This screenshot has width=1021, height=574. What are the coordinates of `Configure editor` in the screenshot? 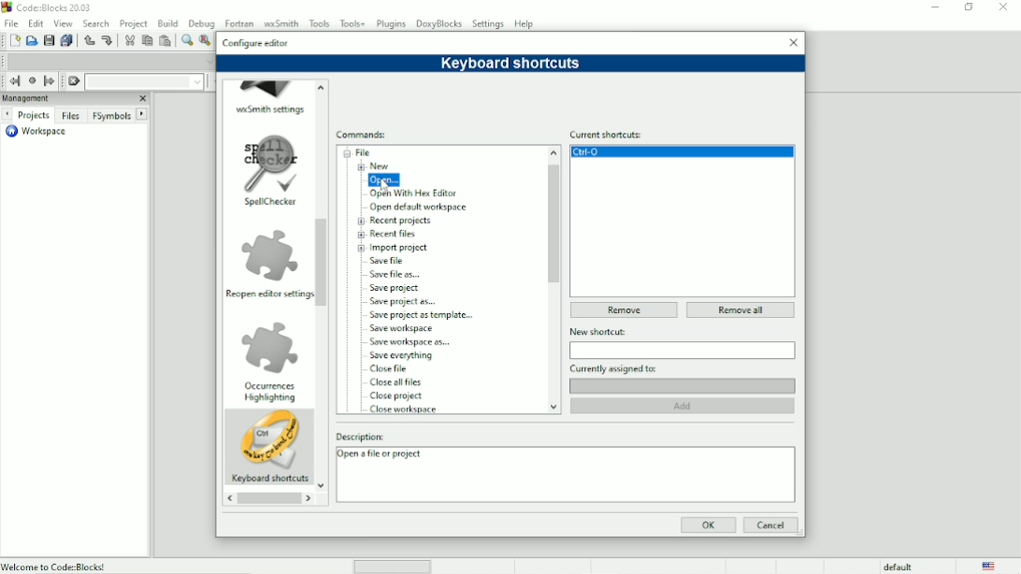 It's located at (256, 41).